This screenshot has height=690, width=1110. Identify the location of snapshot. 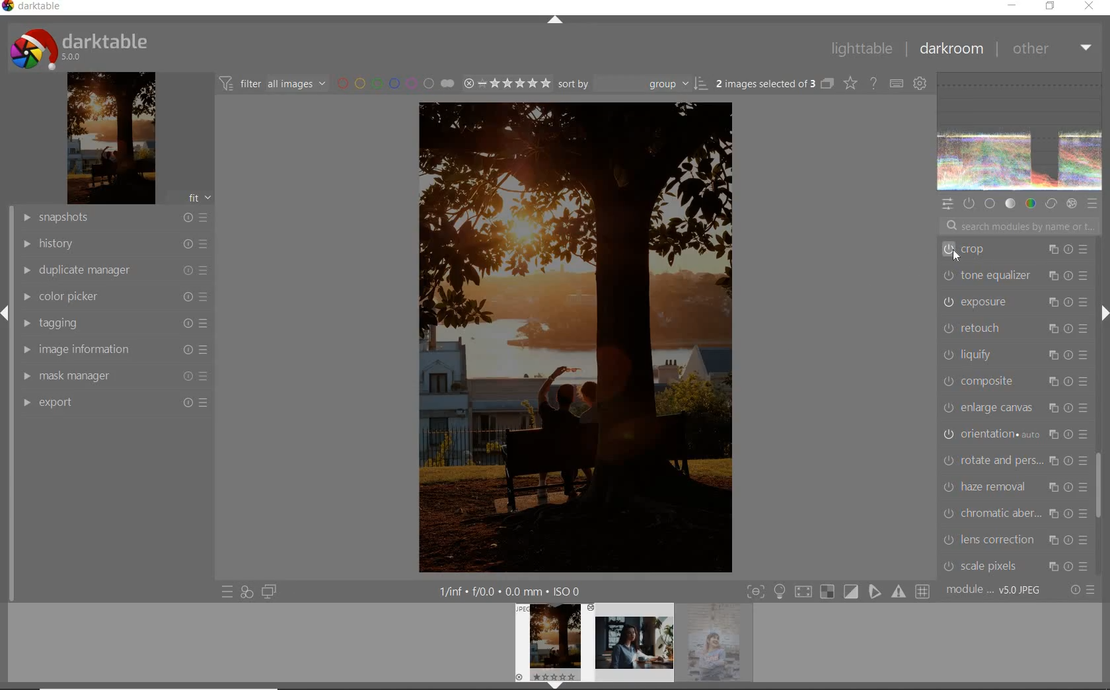
(114, 219).